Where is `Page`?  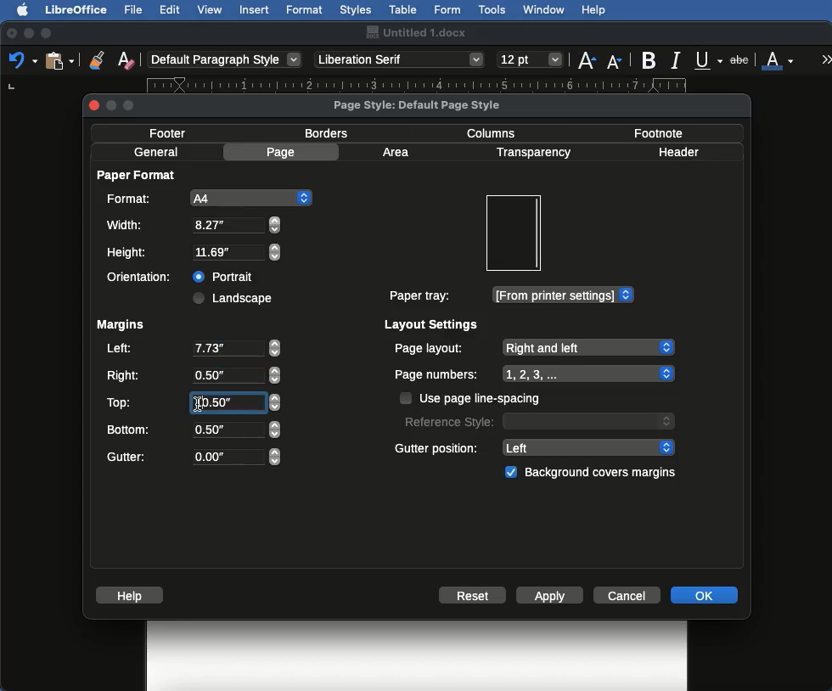
Page is located at coordinates (284, 152).